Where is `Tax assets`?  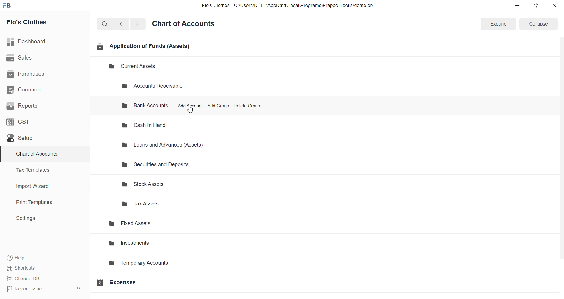 Tax assets is located at coordinates (169, 204).